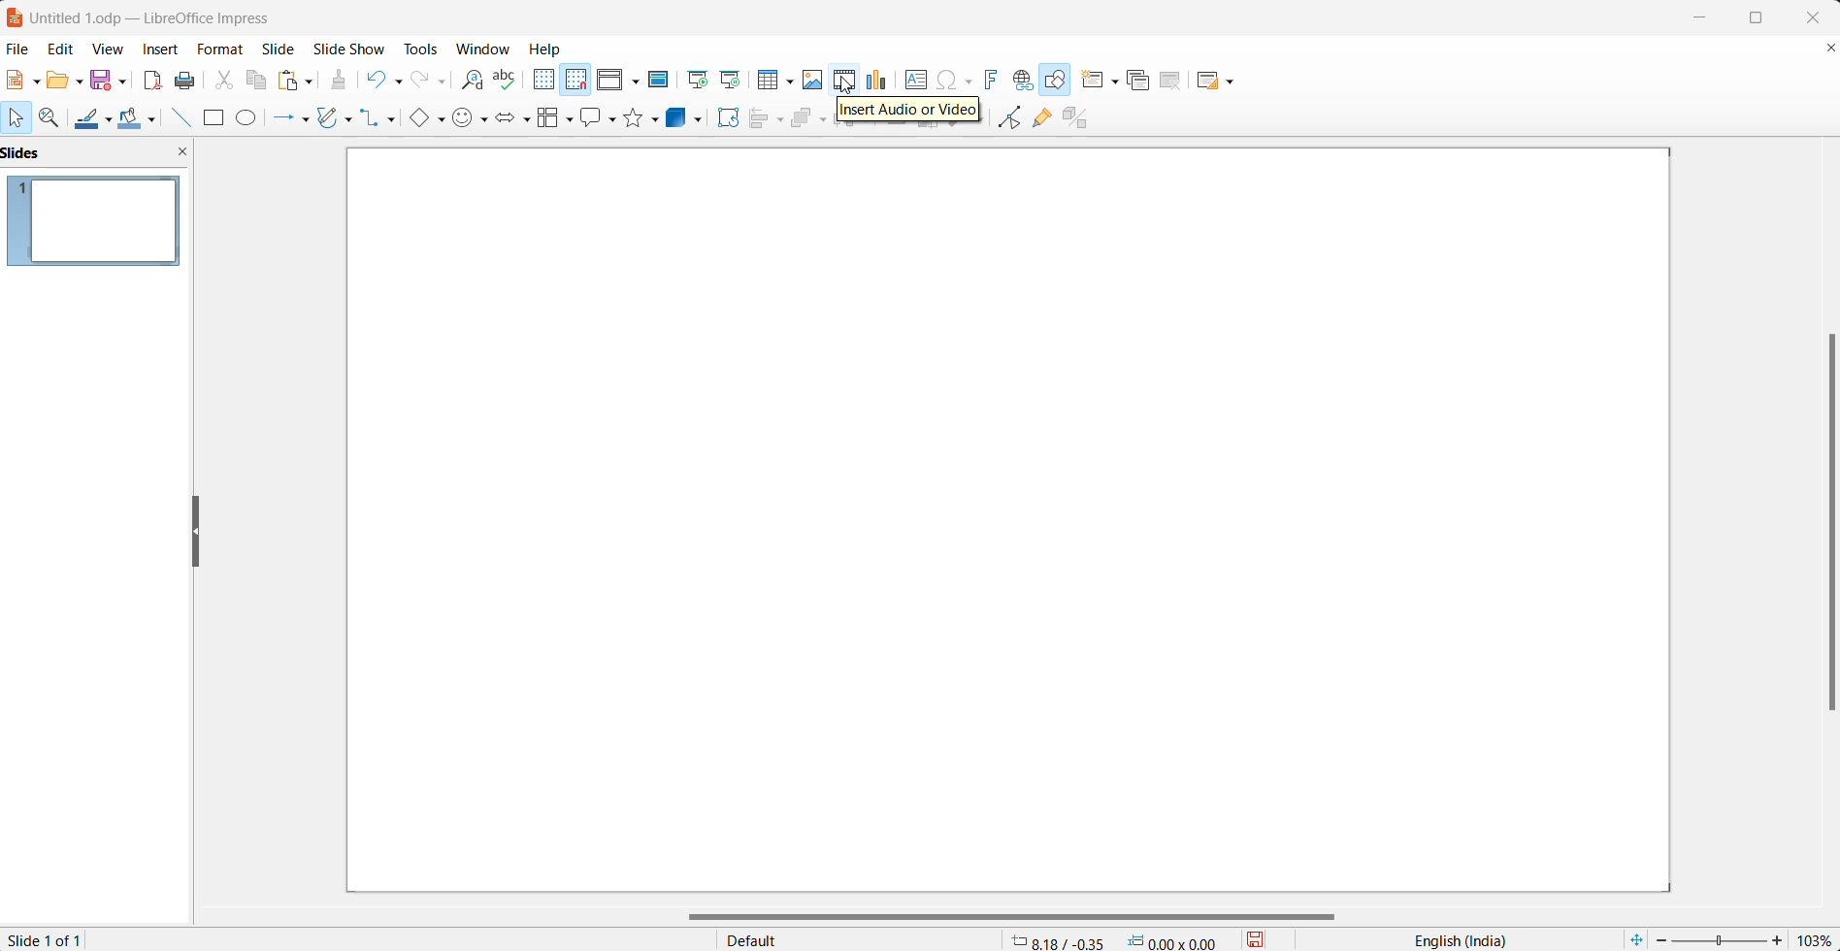 This screenshot has width=1840, height=951. What do you see at coordinates (327, 119) in the screenshot?
I see `curve and polygons` at bounding box center [327, 119].